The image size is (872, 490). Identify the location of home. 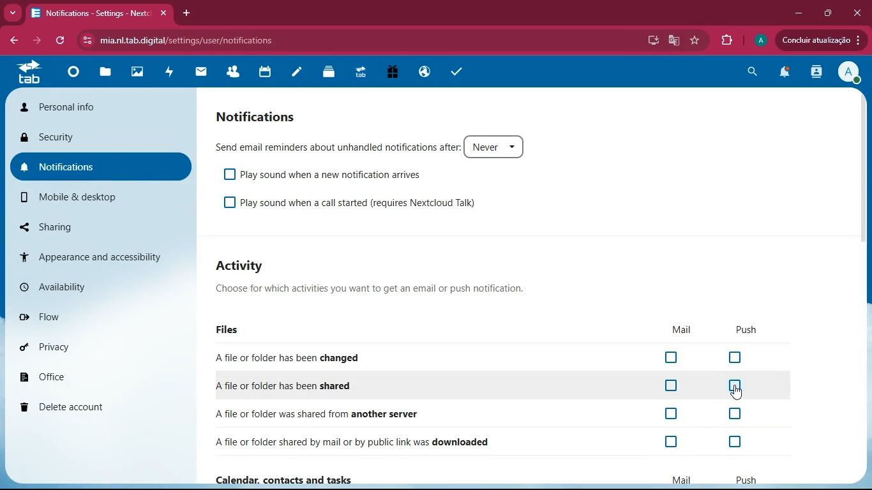
(70, 75).